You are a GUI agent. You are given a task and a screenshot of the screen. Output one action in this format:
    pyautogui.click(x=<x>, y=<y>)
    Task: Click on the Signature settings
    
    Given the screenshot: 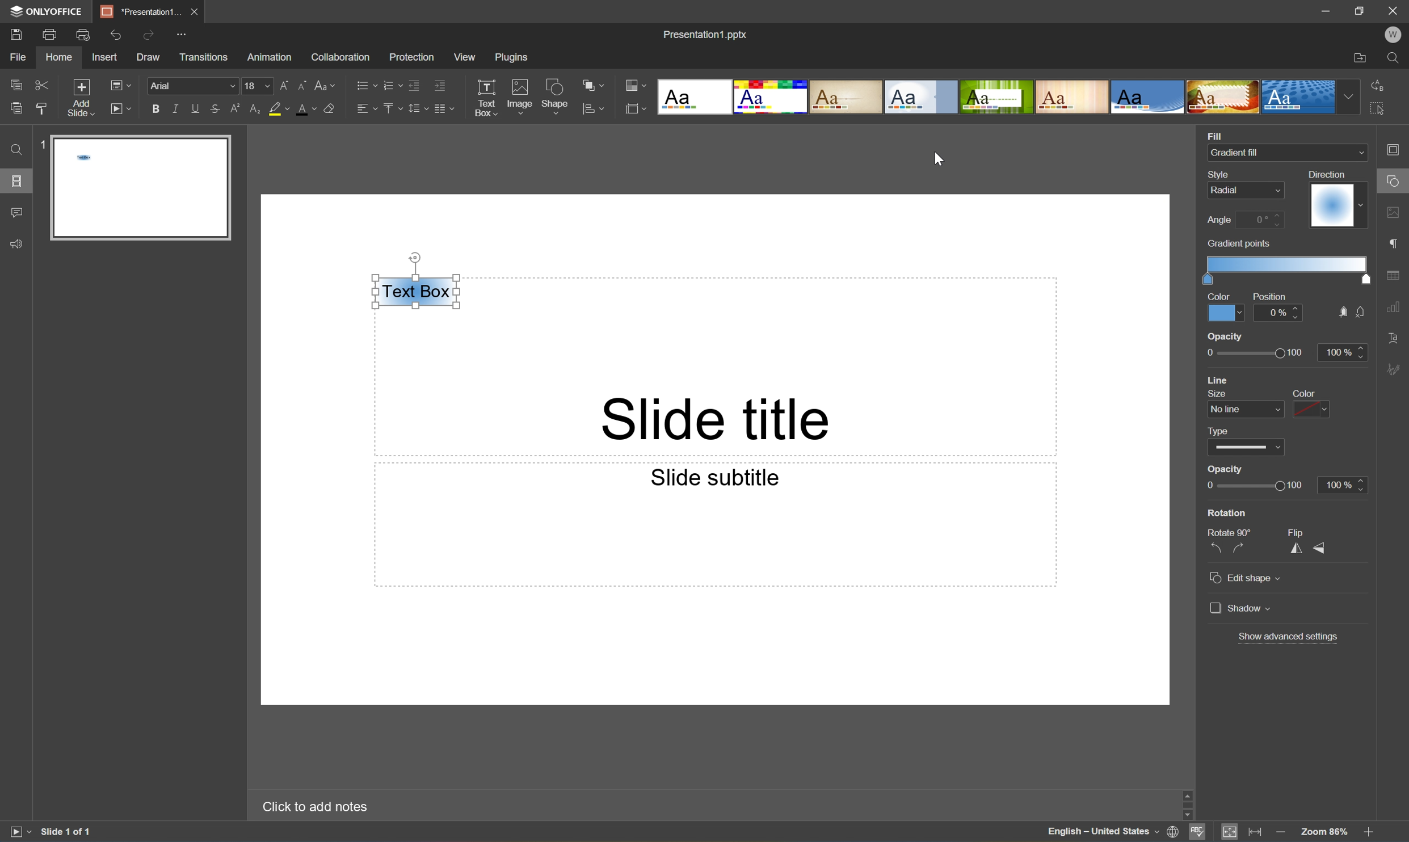 What is the action you would take?
    pyautogui.click(x=1397, y=368)
    